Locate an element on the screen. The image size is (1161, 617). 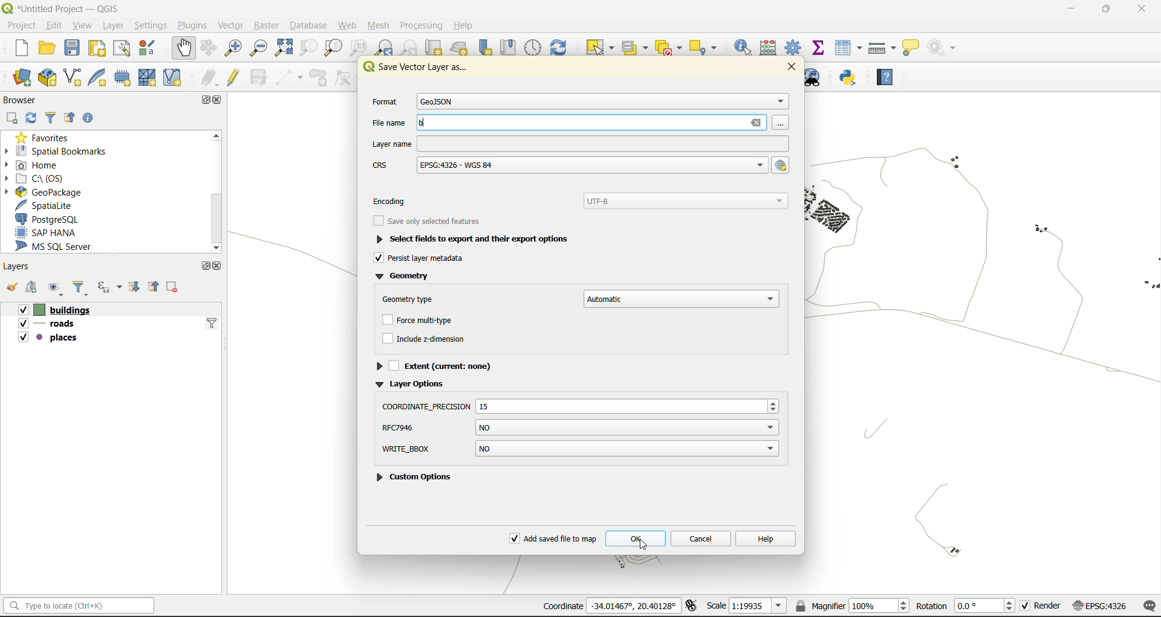
coordinates is located at coordinates (613, 607).